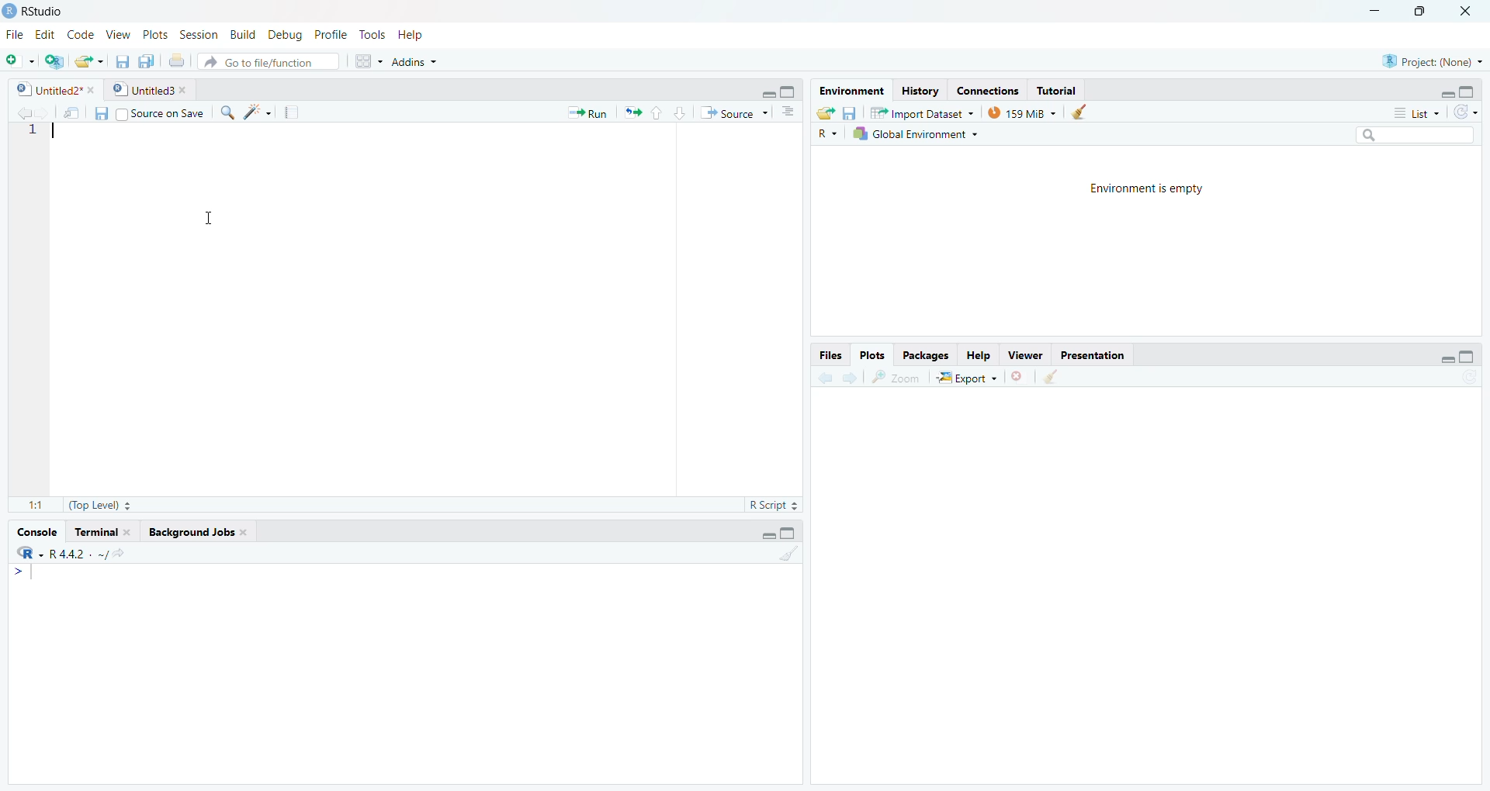  I want to click on 1:1, so click(36, 505).